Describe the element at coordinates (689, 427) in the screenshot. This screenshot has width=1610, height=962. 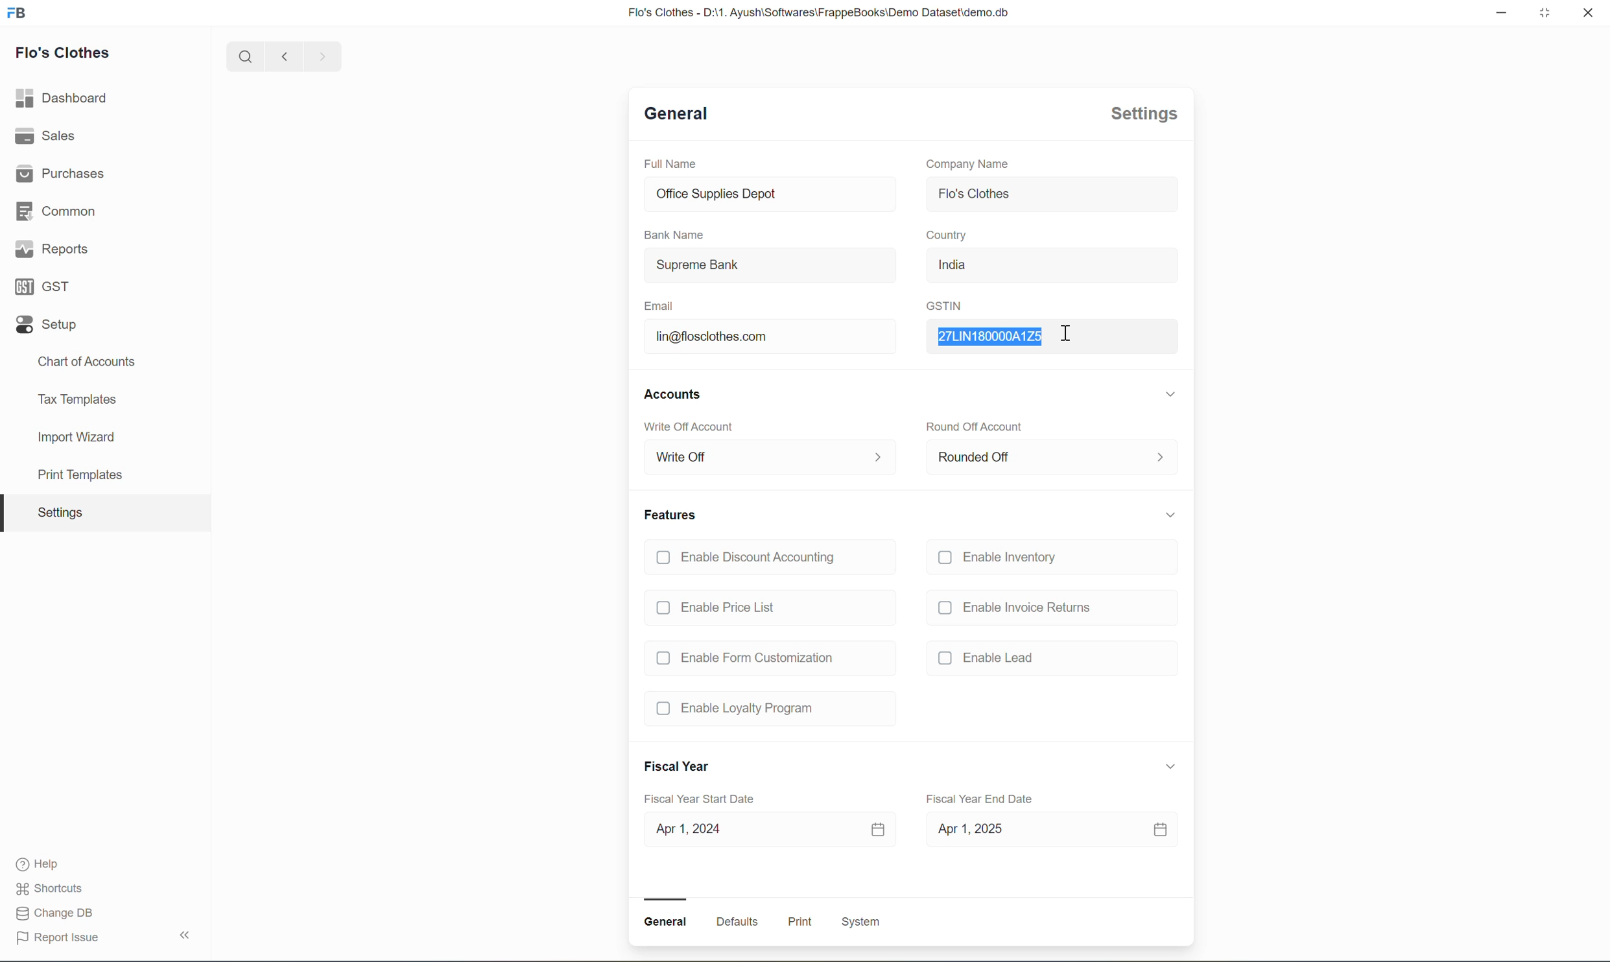
I see `Write Off Account` at that location.